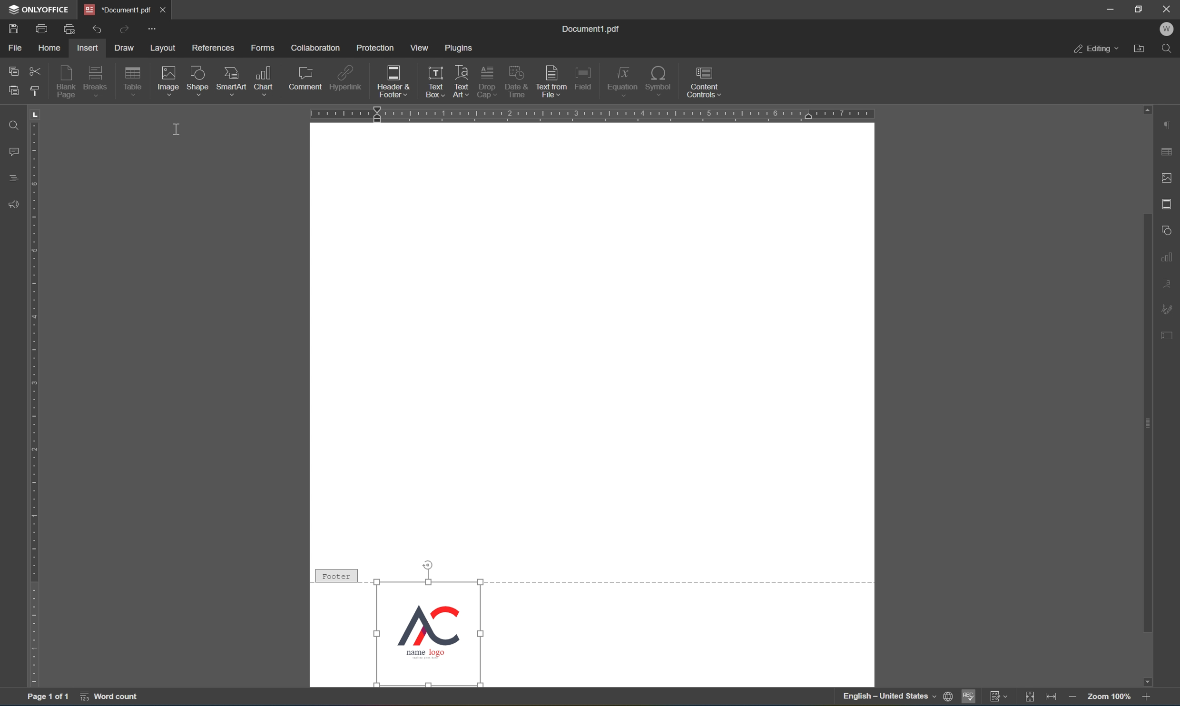 The image size is (1180, 706). What do you see at coordinates (13, 93) in the screenshot?
I see `paste` at bounding box center [13, 93].